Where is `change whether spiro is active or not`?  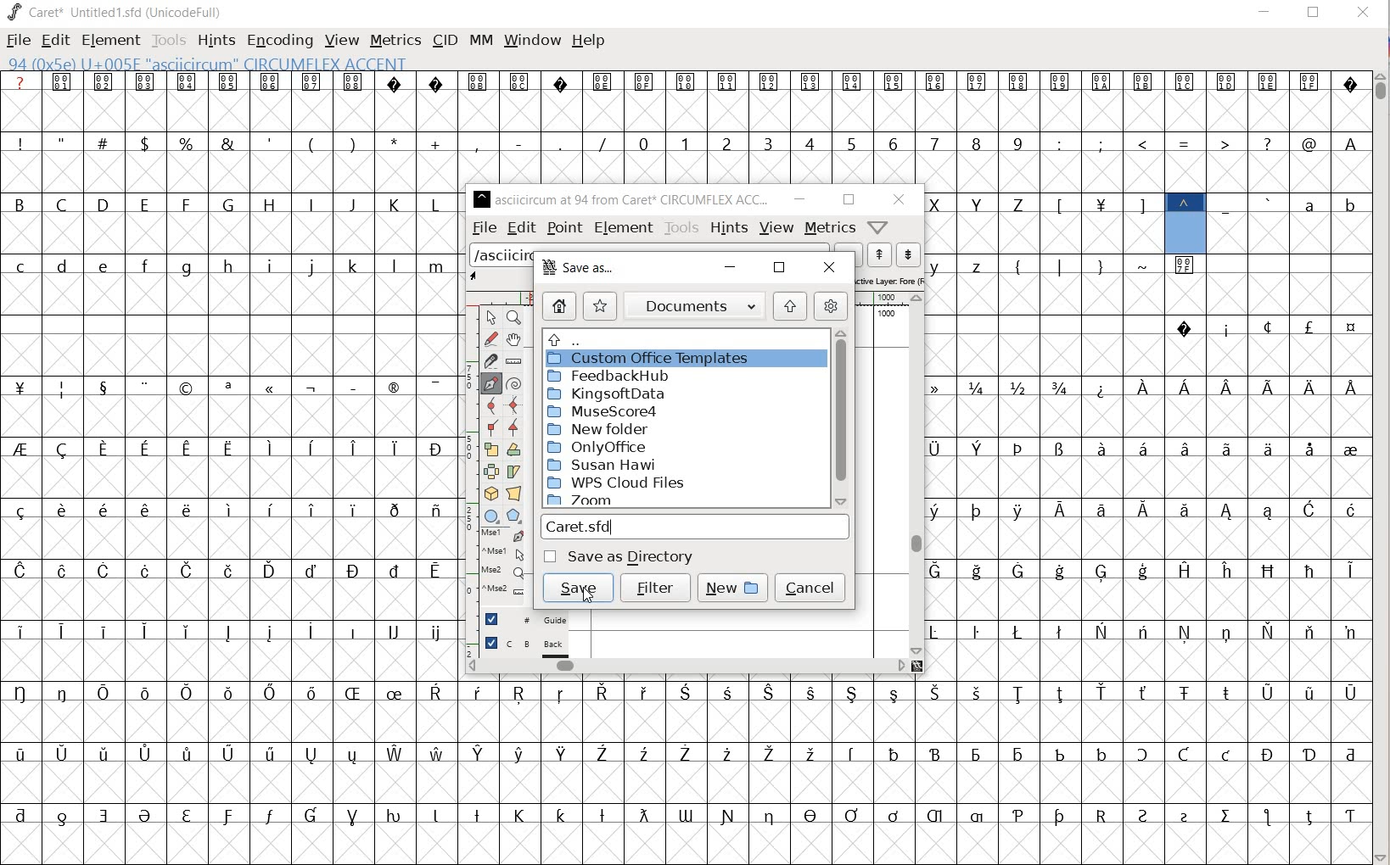 change whether spiro is active or not is located at coordinates (516, 383).